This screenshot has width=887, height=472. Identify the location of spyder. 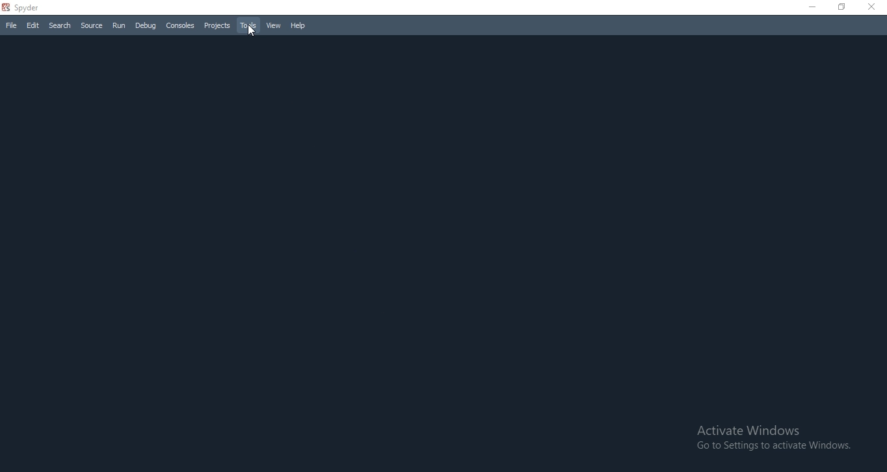
(32, 8).